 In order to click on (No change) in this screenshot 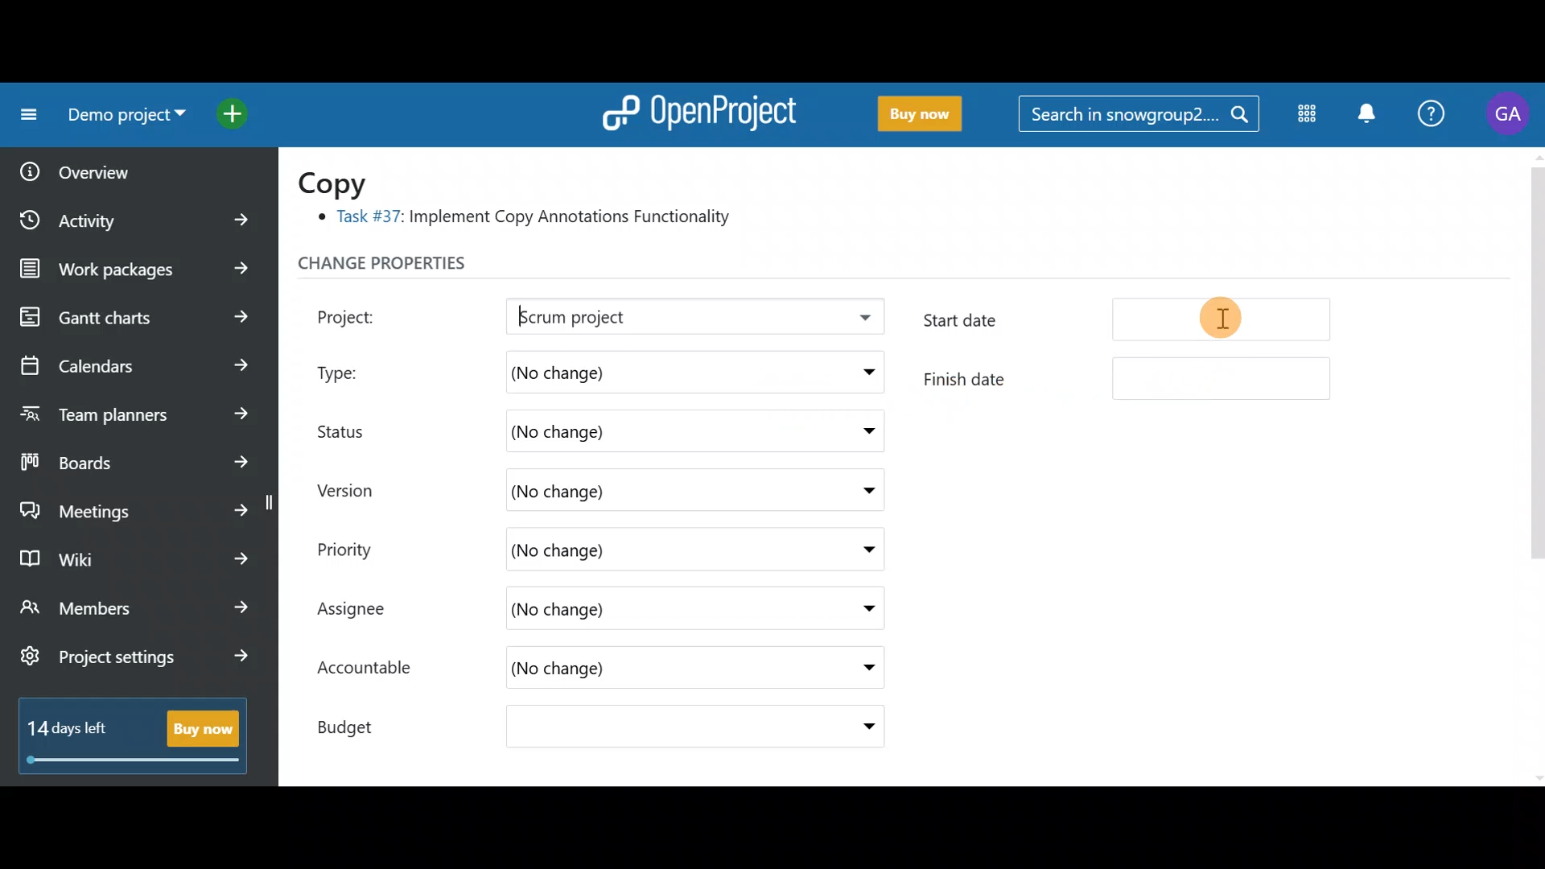, I will do `click(641, 729)`.